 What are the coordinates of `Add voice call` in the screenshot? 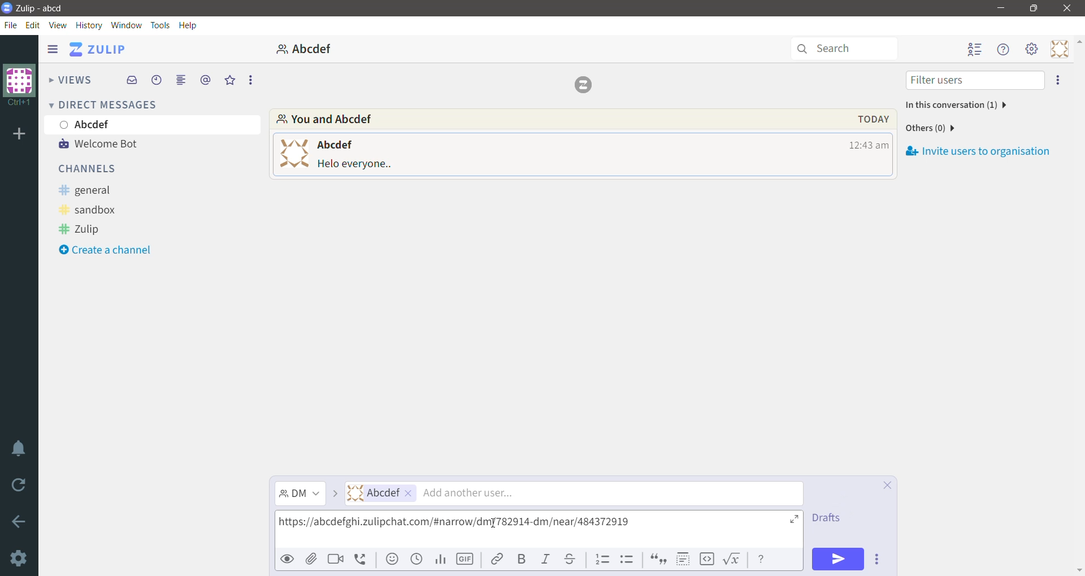 It's located at (362, 560).